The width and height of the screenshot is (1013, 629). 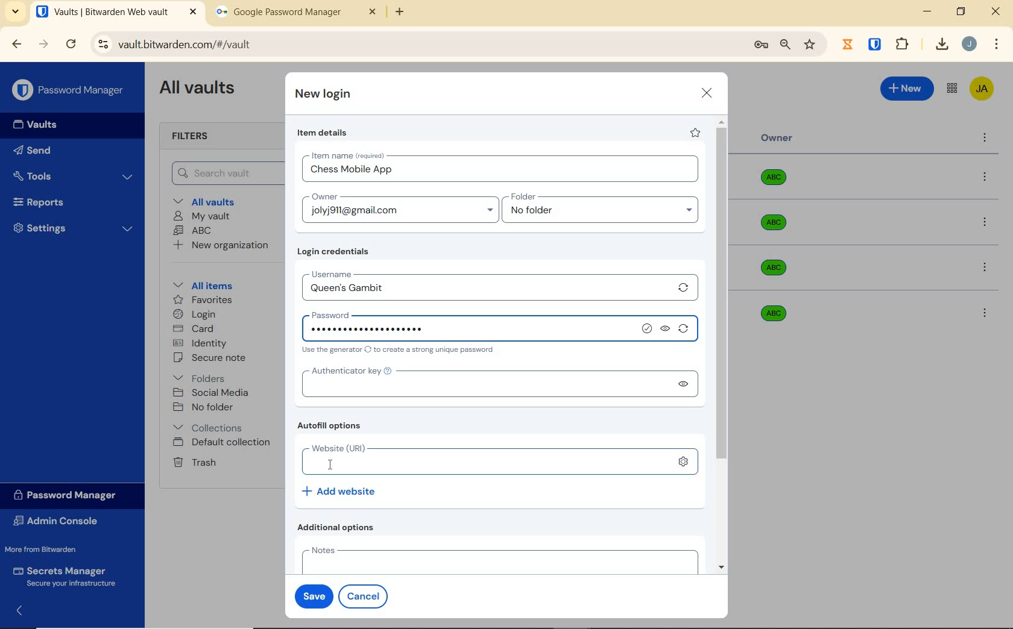 What do you see at coordinates (778, 268) in the screenshot?
I see `Owner organization` at bounding box center [778, 268].